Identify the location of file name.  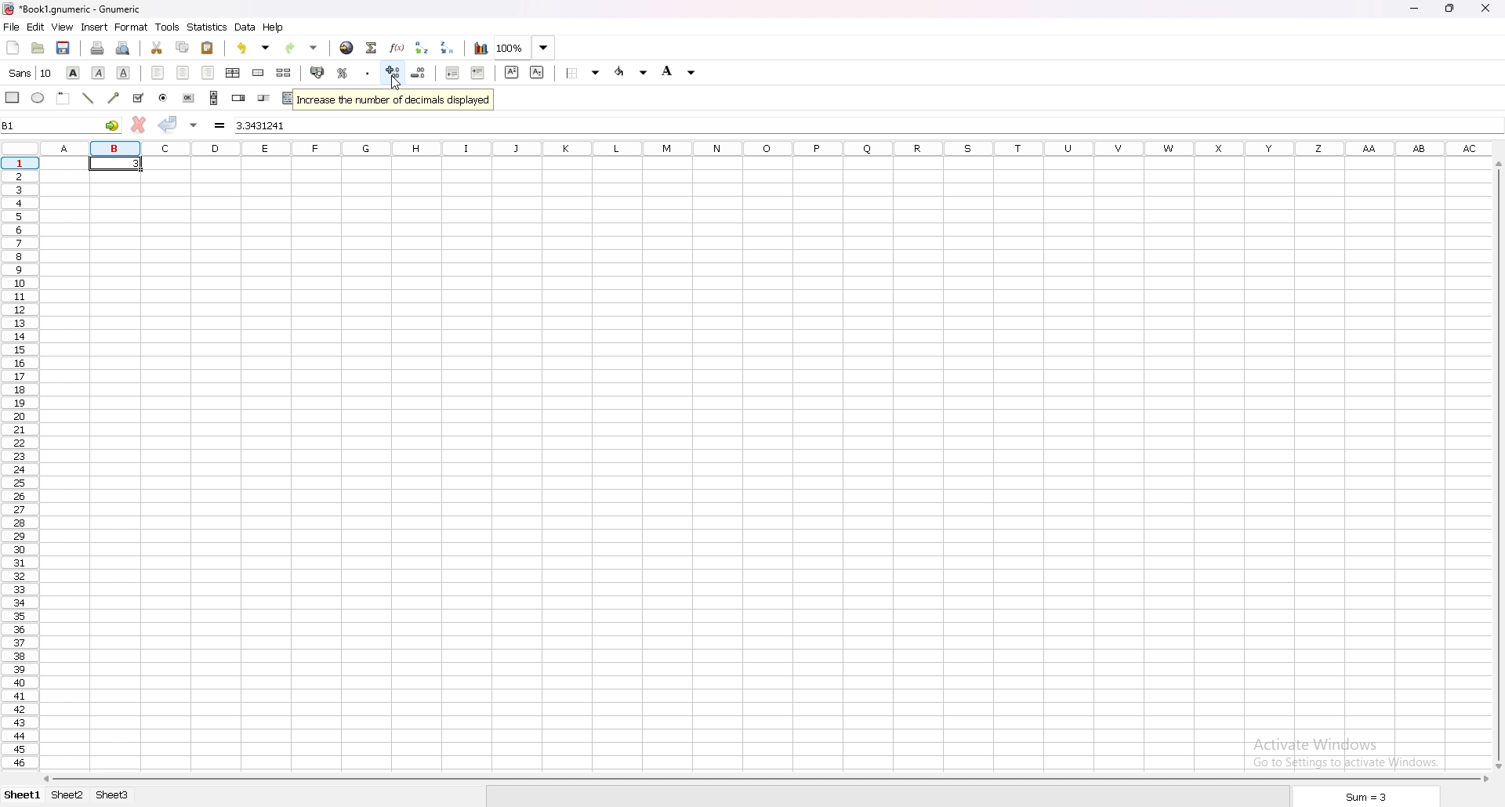
(71, 9).